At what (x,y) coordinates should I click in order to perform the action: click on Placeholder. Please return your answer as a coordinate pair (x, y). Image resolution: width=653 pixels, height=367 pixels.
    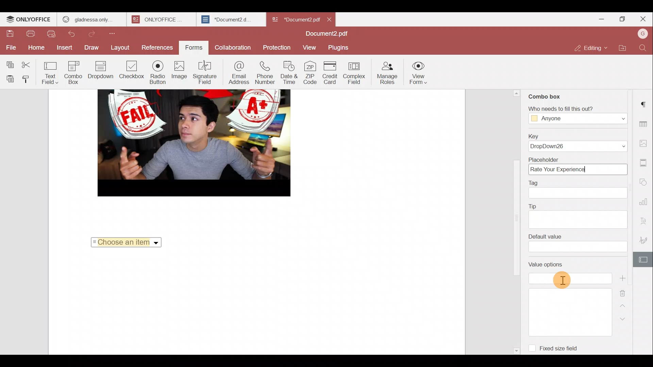
    Looking at the image, I should click on (577, 165).